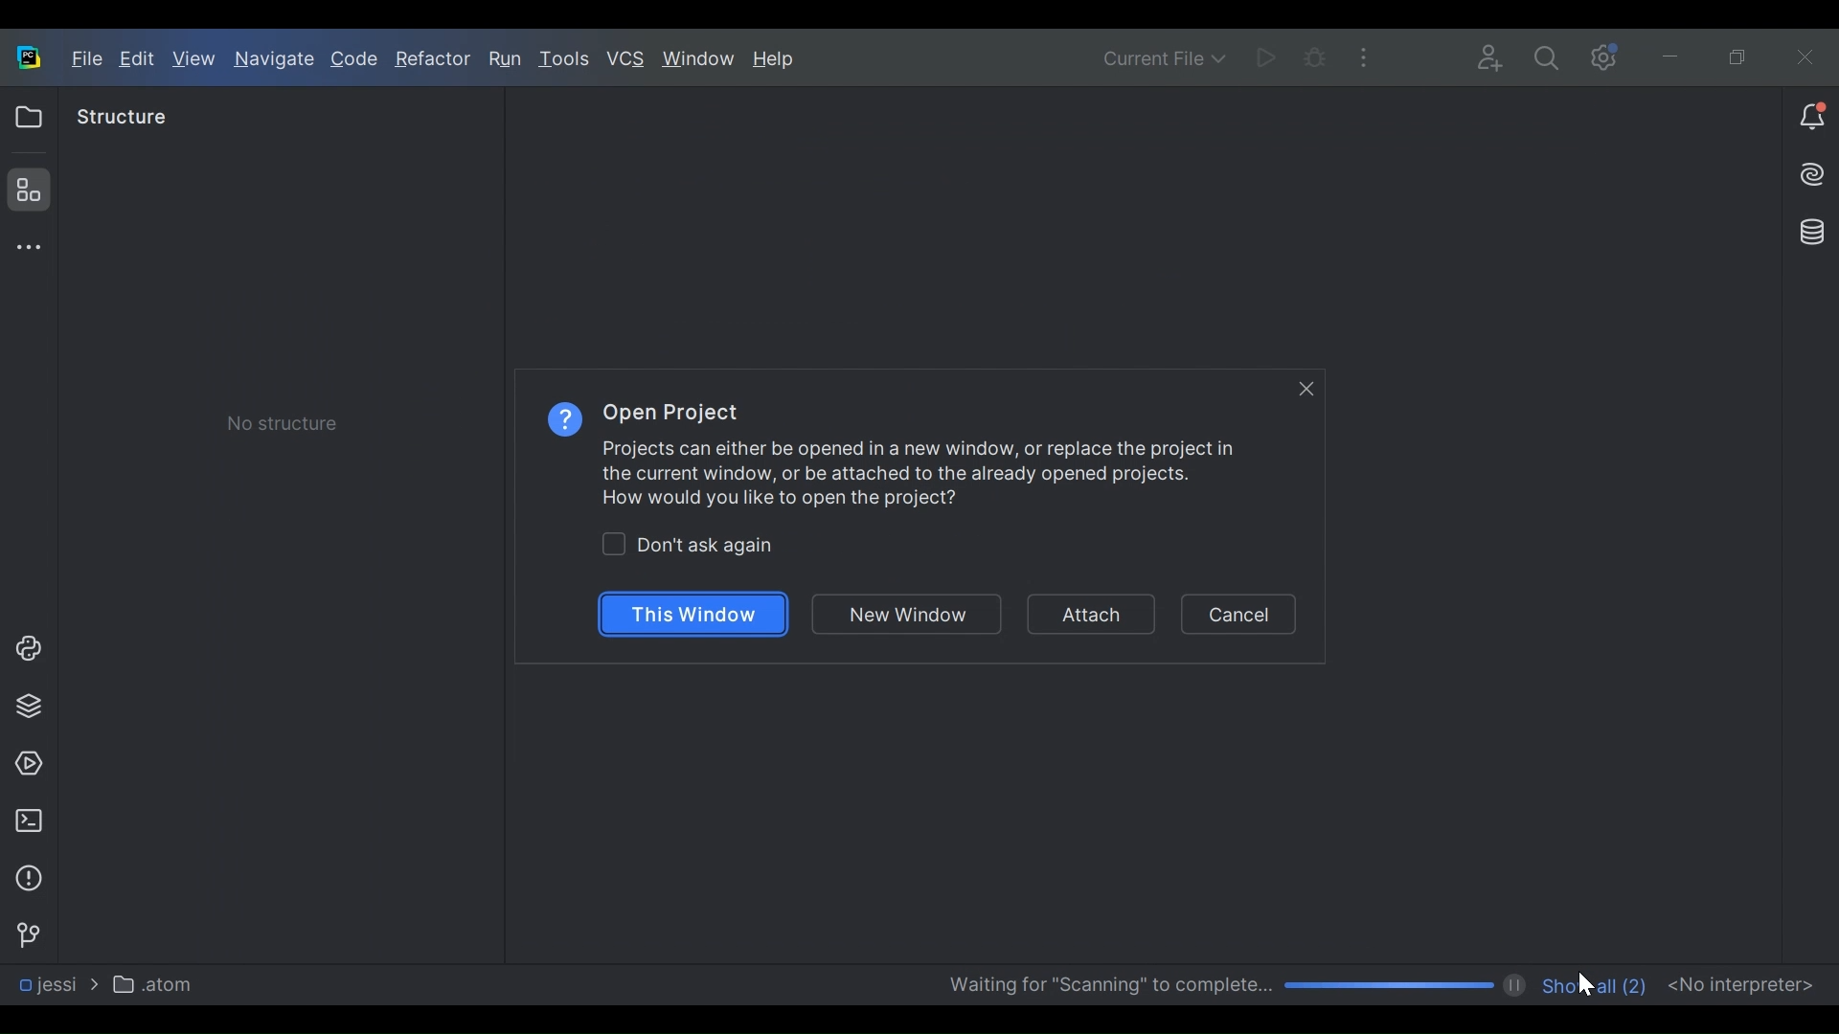  I want to click on More, so click(1365, 58).